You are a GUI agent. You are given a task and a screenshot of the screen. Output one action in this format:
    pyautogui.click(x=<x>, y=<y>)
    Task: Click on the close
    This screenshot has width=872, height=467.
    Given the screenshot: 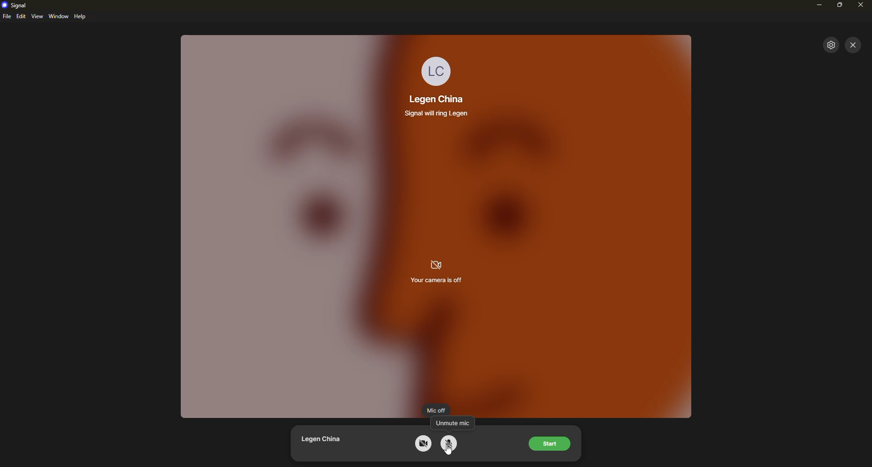 What is the action you would take?
    pyautogui.click(x=853, y=45)
    